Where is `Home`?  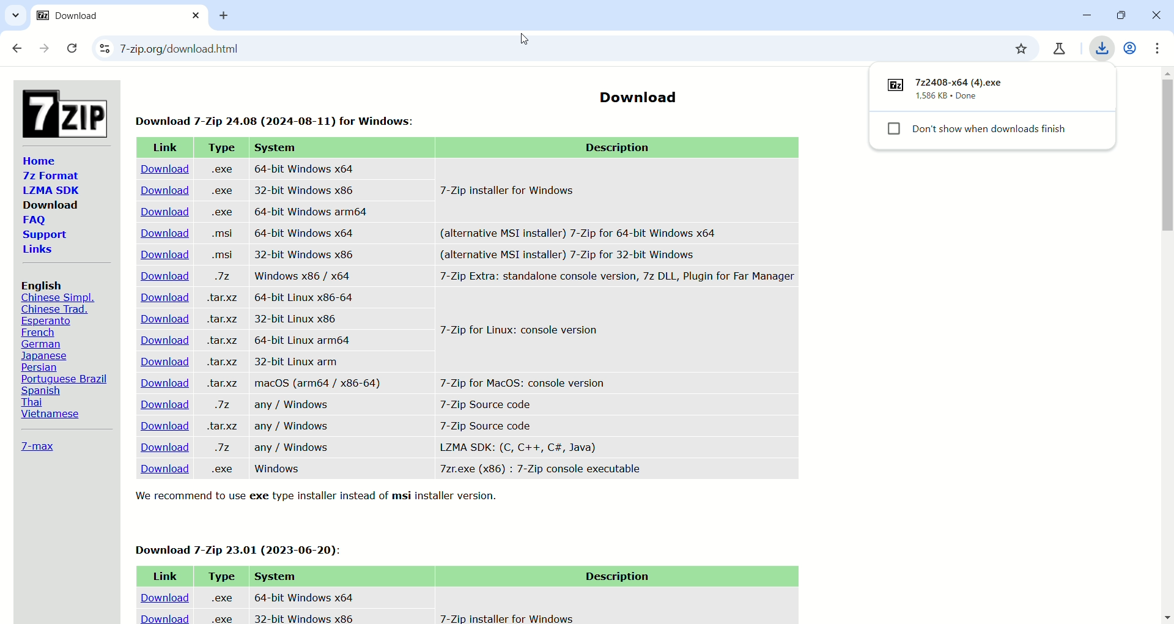
Home is located at coordinates (39, 160).